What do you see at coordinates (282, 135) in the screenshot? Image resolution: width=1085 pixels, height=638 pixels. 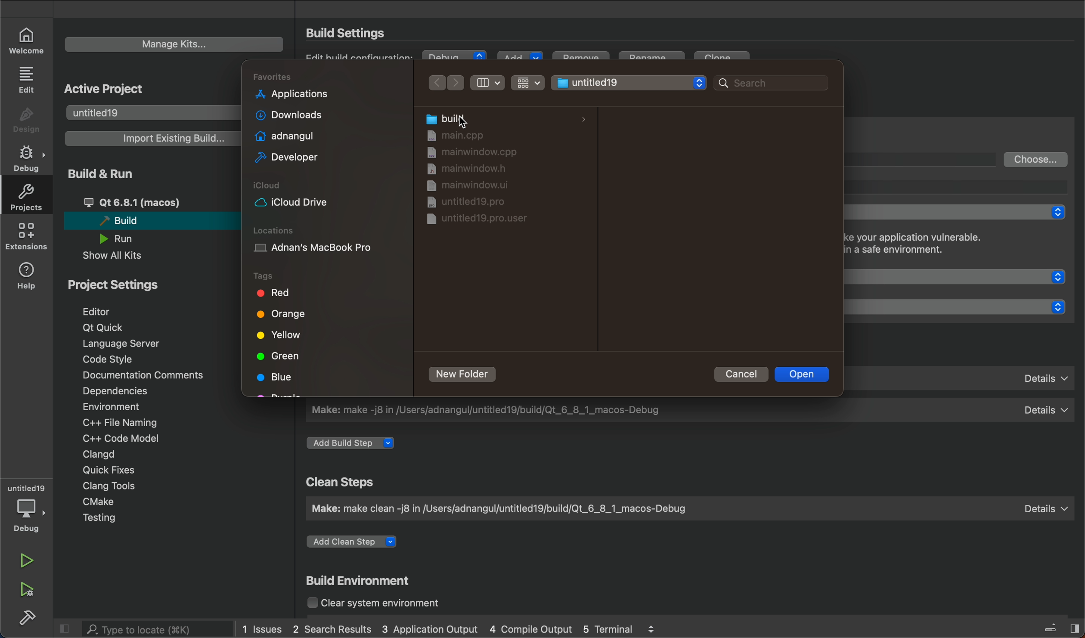 I see `adnan gul` at bounding box center [282, 135].